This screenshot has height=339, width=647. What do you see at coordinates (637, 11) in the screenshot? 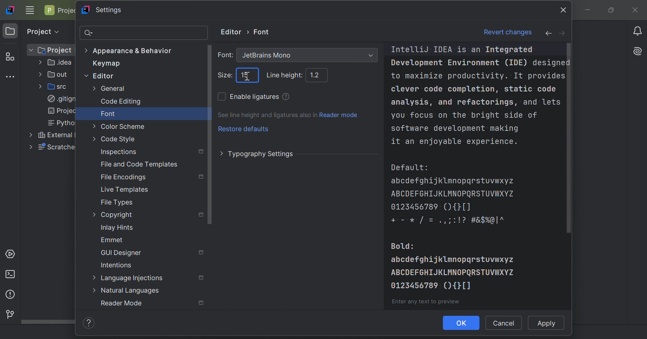
I see `Close` at bounding box center [637, 11].